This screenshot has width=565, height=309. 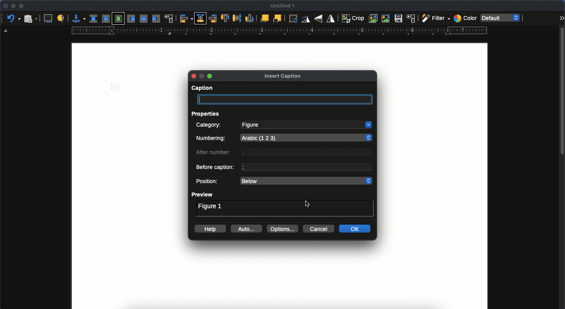 What do you see at coordinates (144, 18) in the screenshot?
I see `through` at bounding box center [144, 18].